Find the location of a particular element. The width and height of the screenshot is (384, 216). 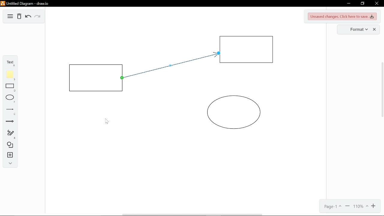

Diagram is located at coordinates (10, 17).